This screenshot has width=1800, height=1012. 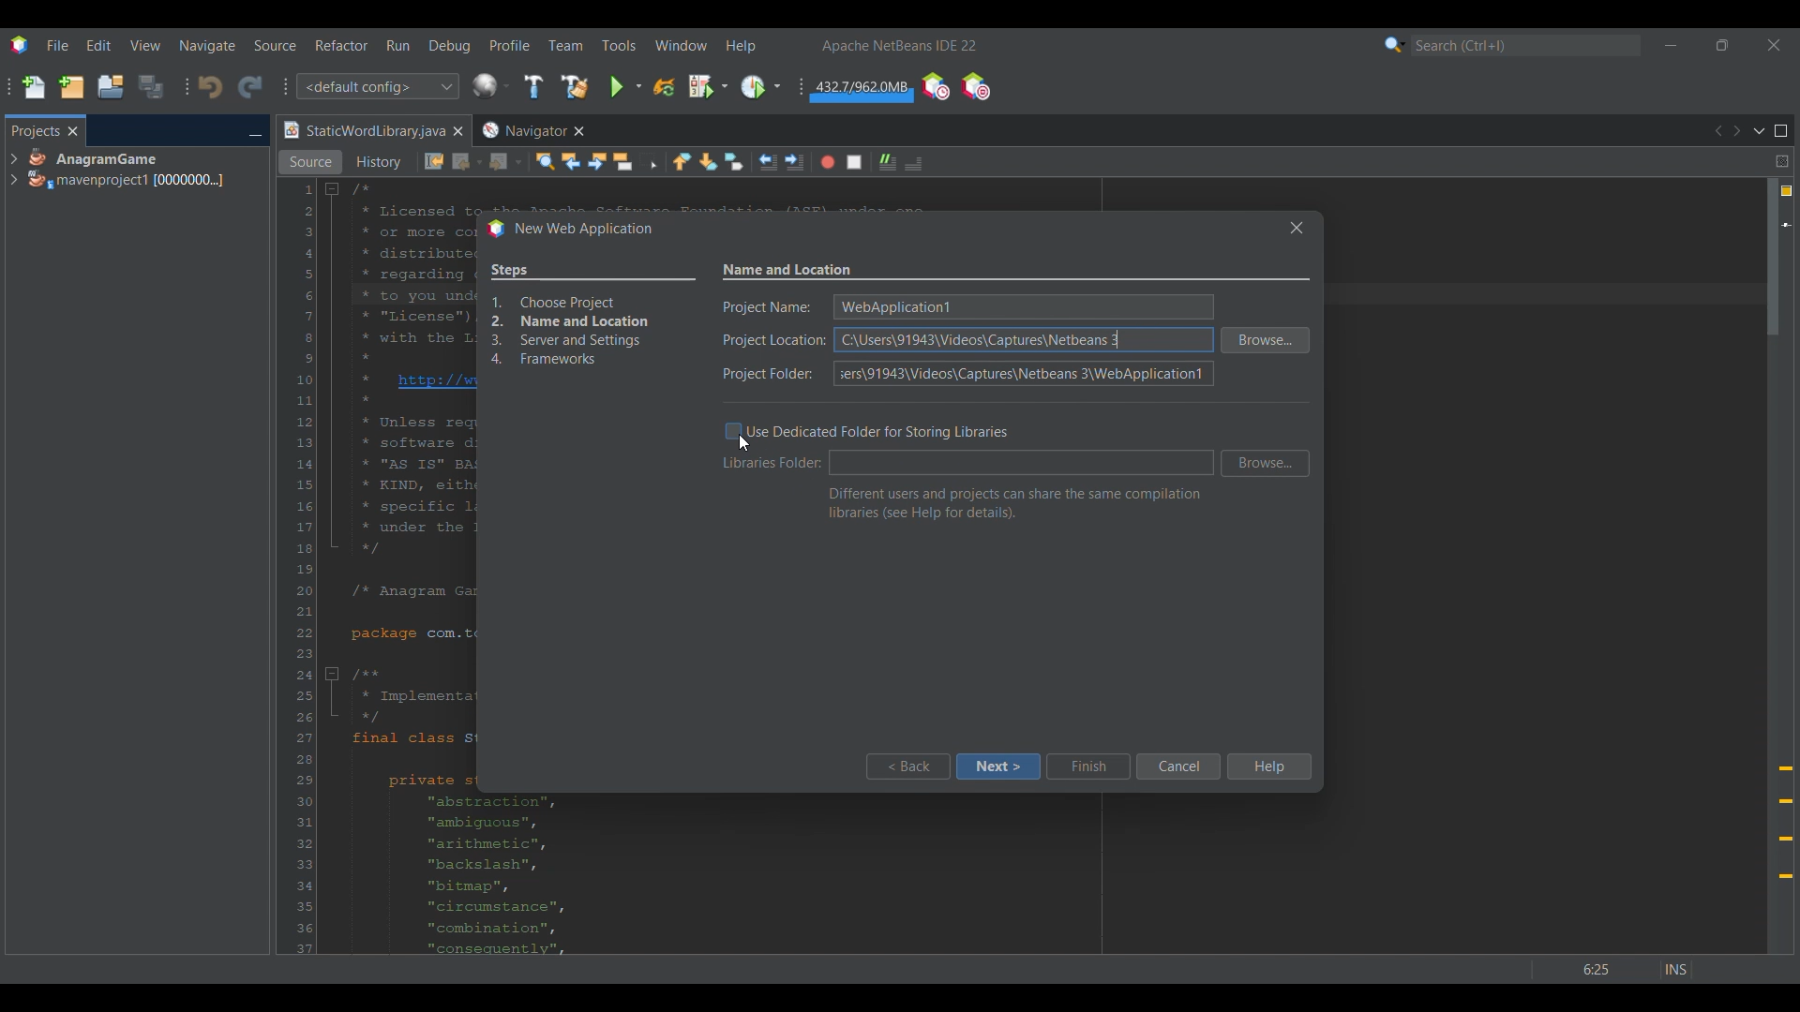 What do you see at coordinates (57, 45) in the screenshot?
I see `File menu` at bounding box center [57, 45].